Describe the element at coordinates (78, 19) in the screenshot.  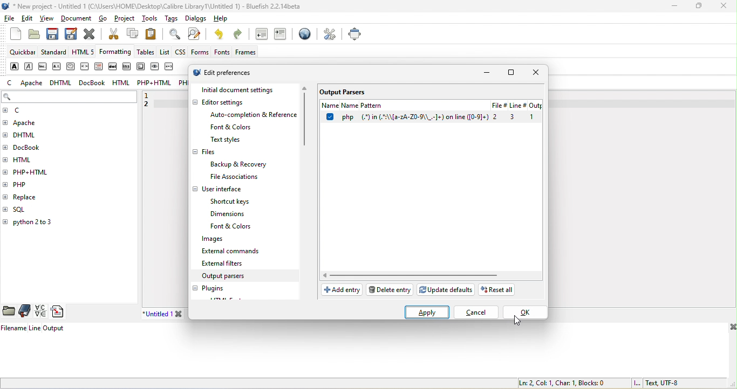
I see `document` at that location.